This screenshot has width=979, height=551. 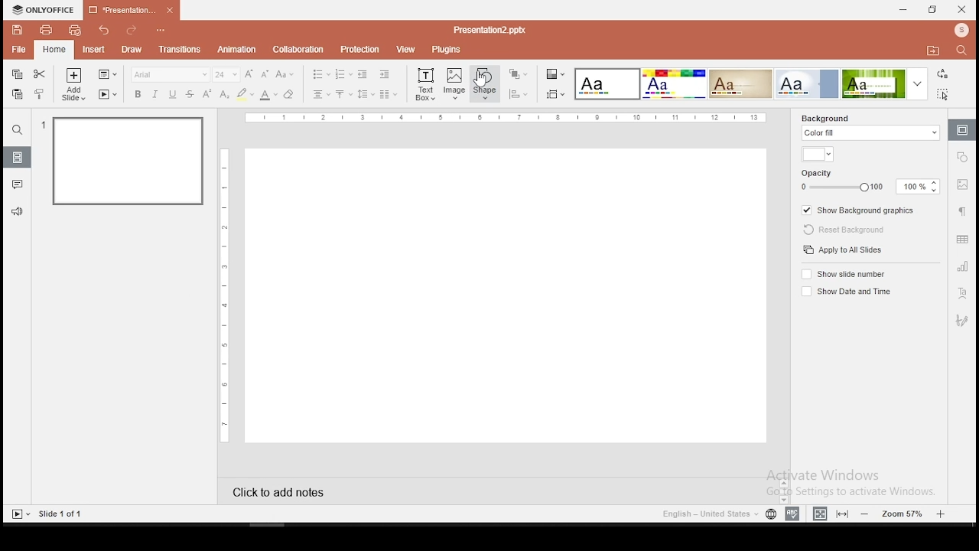 I want to click on transitions, so click(x=180, y=51).